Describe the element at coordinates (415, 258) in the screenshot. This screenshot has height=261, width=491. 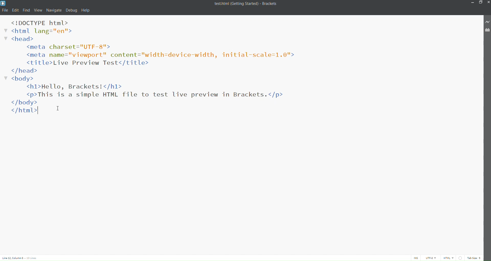
I see `INS` at that location.